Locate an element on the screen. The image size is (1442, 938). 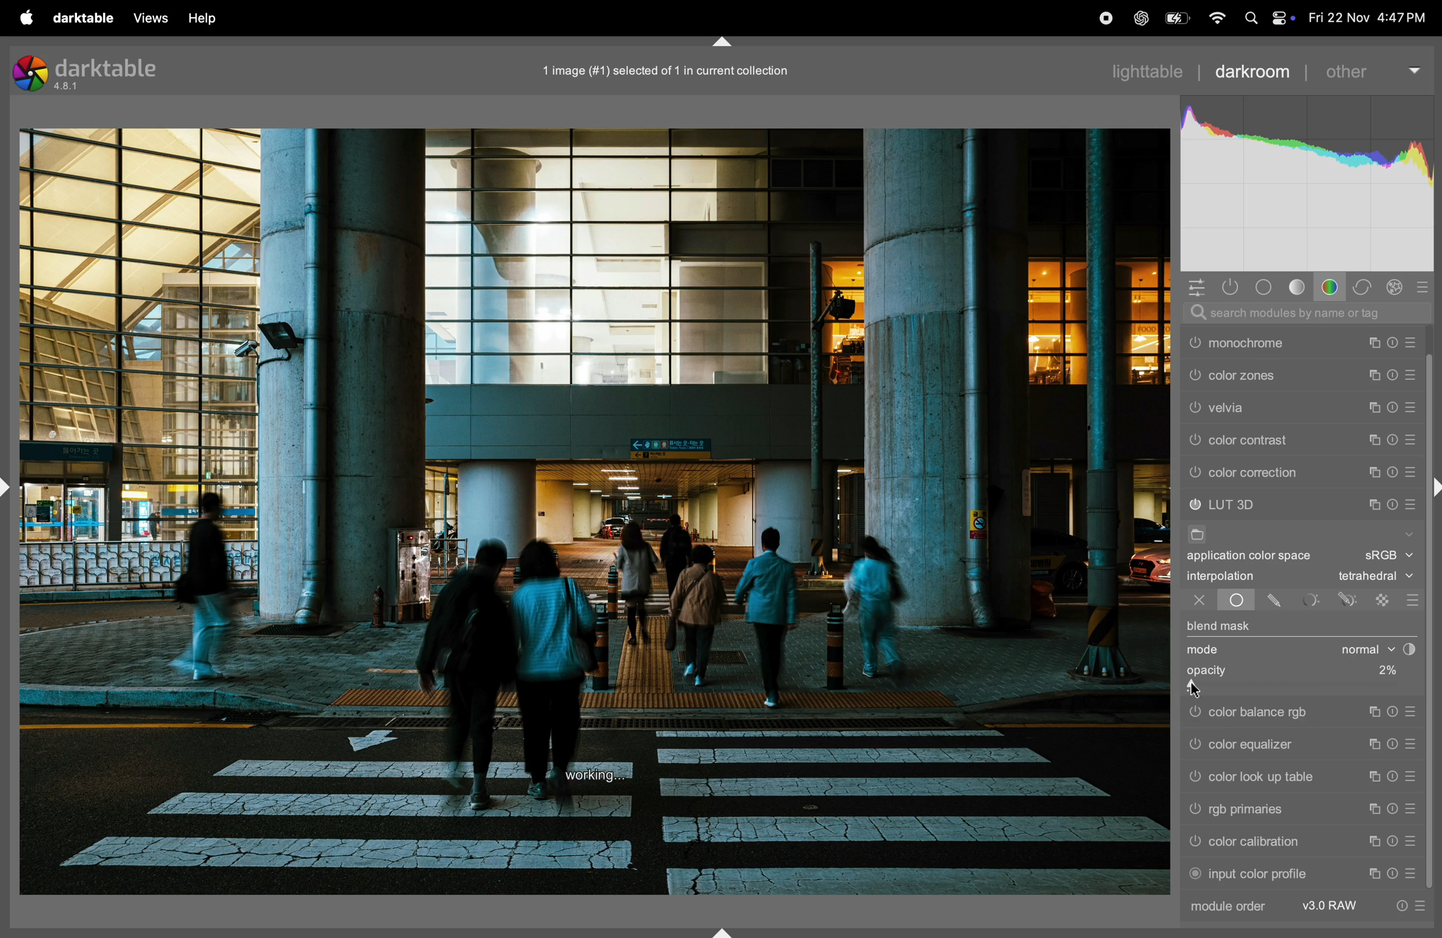
shift+ctrl+b is located at coordinates (720, 930).